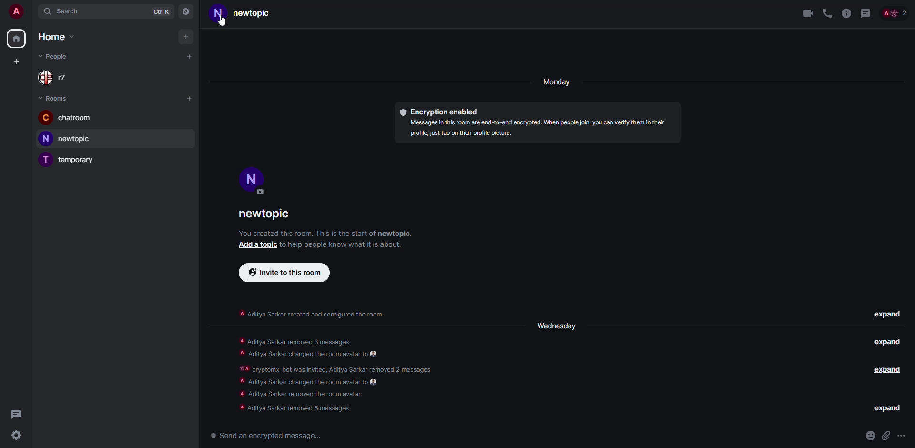  Describe the element at coordinates (14, 10) in the screenshot. I see `profile` at that location.